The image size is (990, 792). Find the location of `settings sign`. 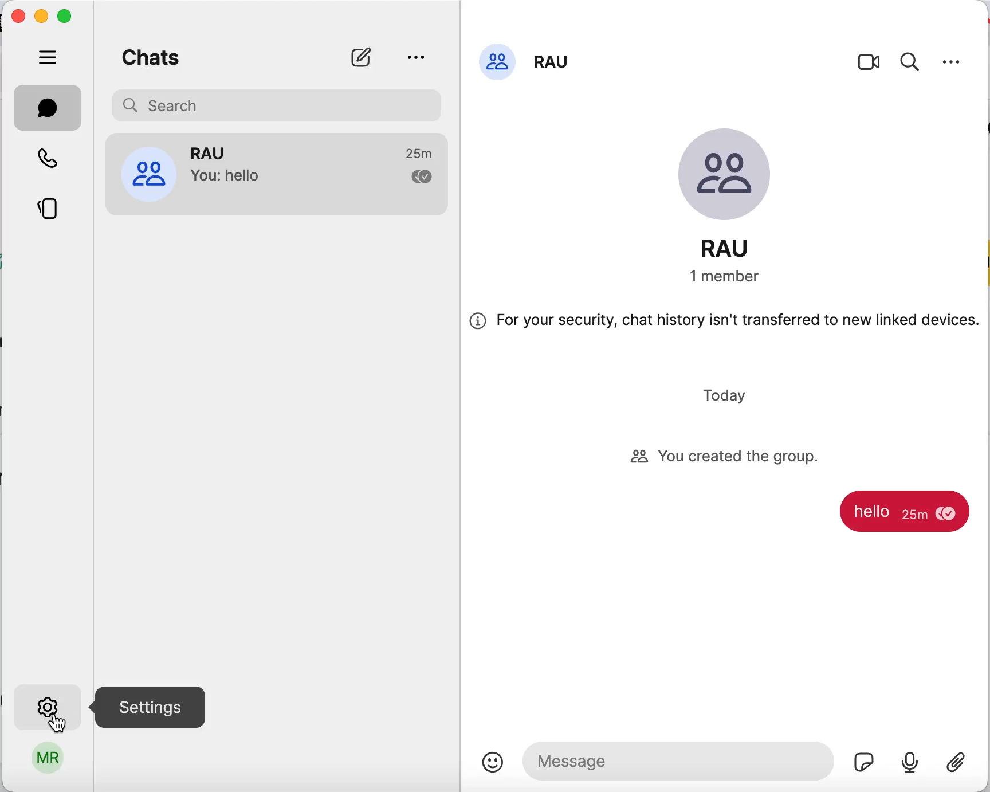

settings sign is located at coordinates (147, 707).